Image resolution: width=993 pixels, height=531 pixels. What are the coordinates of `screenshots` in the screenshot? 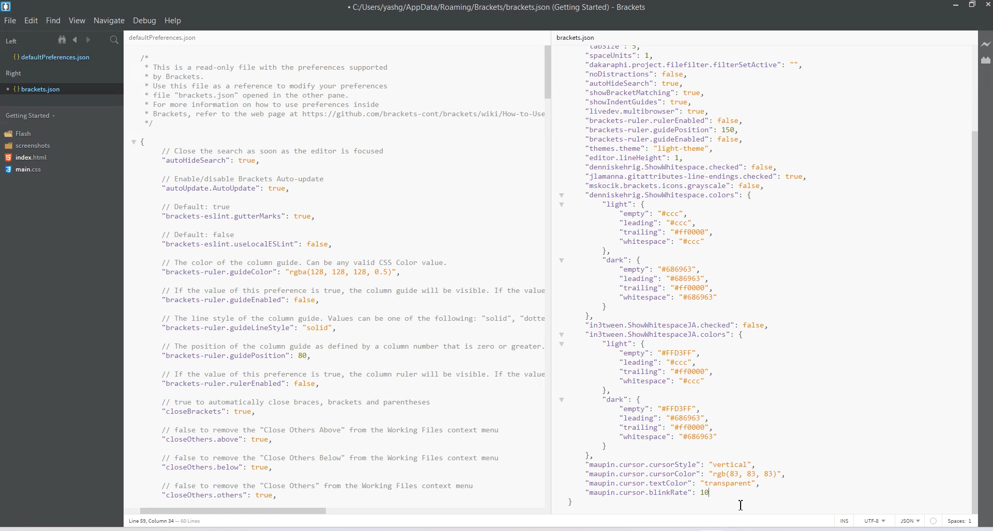 It's located at (28, 146).